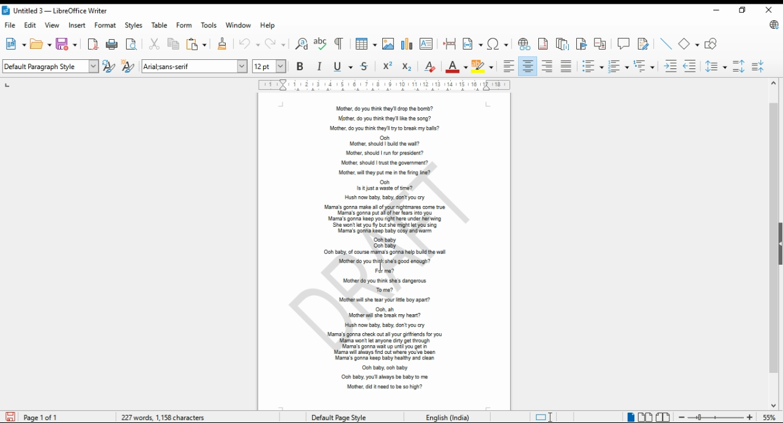  Describe the element at coordinates (40, 44) in the screenshot. I see `open` at that location.